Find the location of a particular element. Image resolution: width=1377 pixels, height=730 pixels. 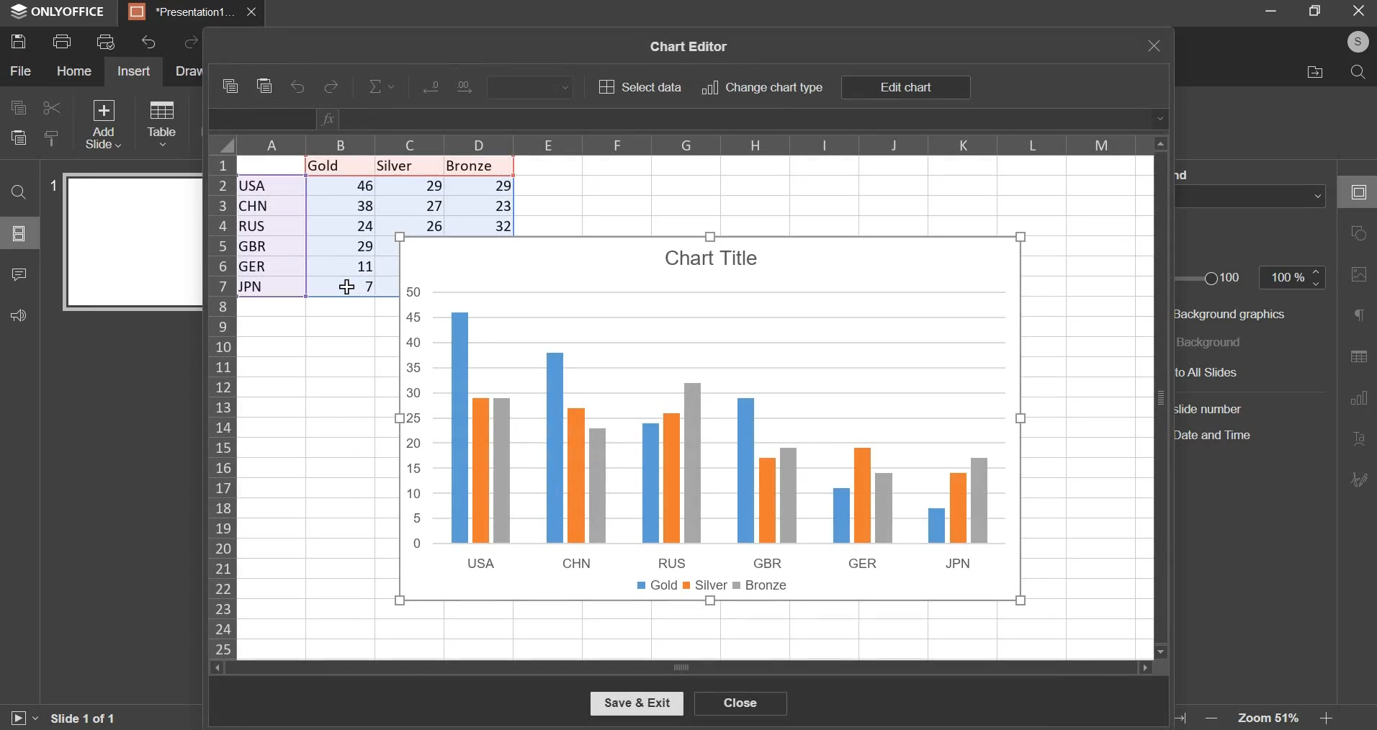

home is located at coordinates (73, 71).